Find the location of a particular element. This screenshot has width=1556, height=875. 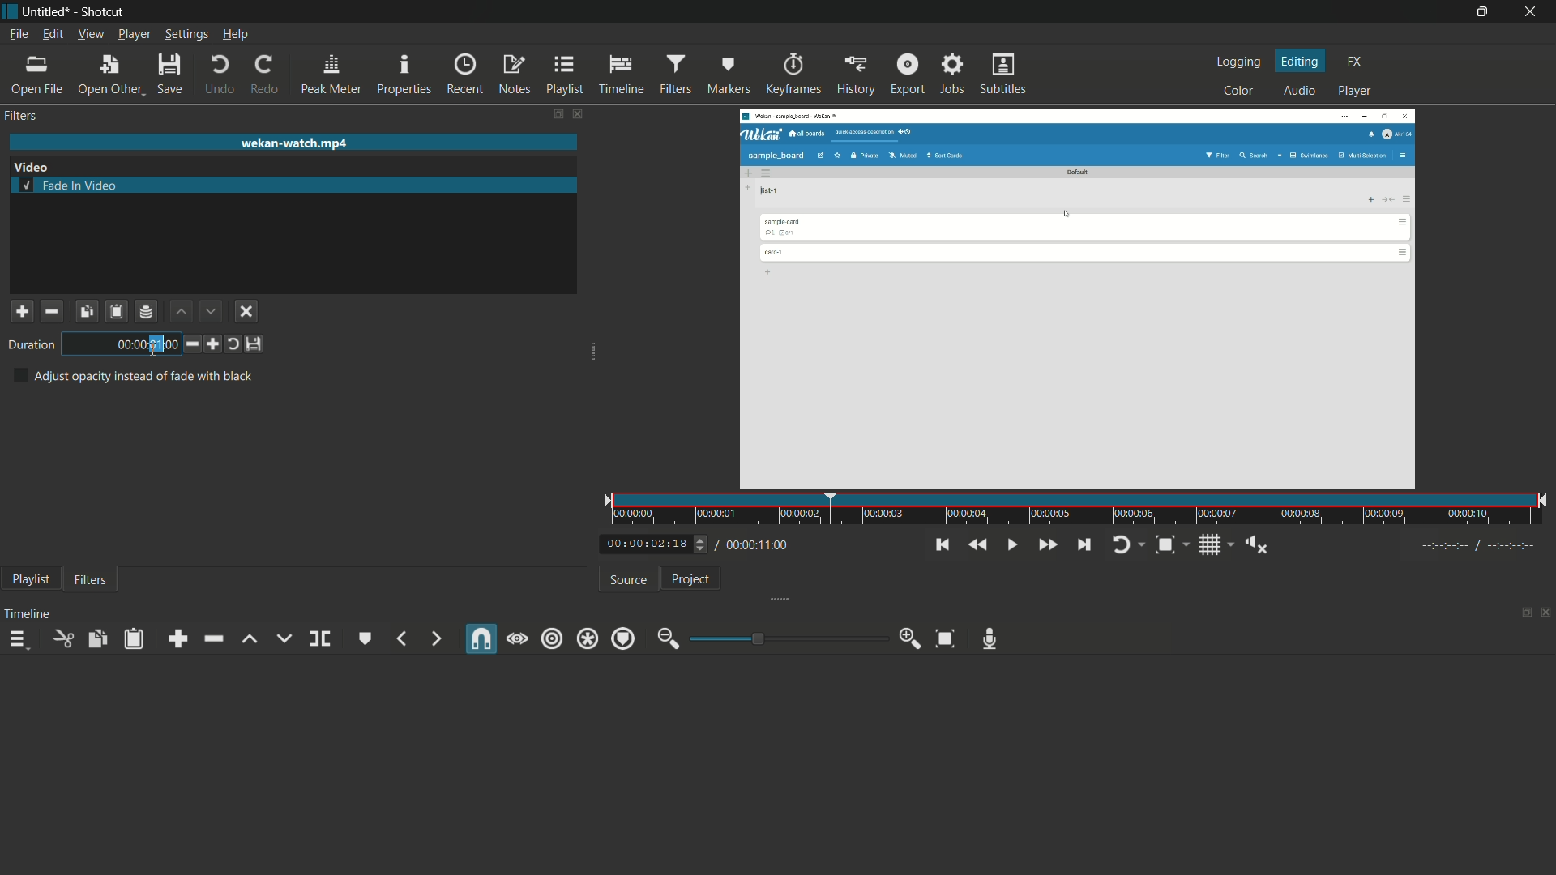

view menu is located at coordinates (91, 34).